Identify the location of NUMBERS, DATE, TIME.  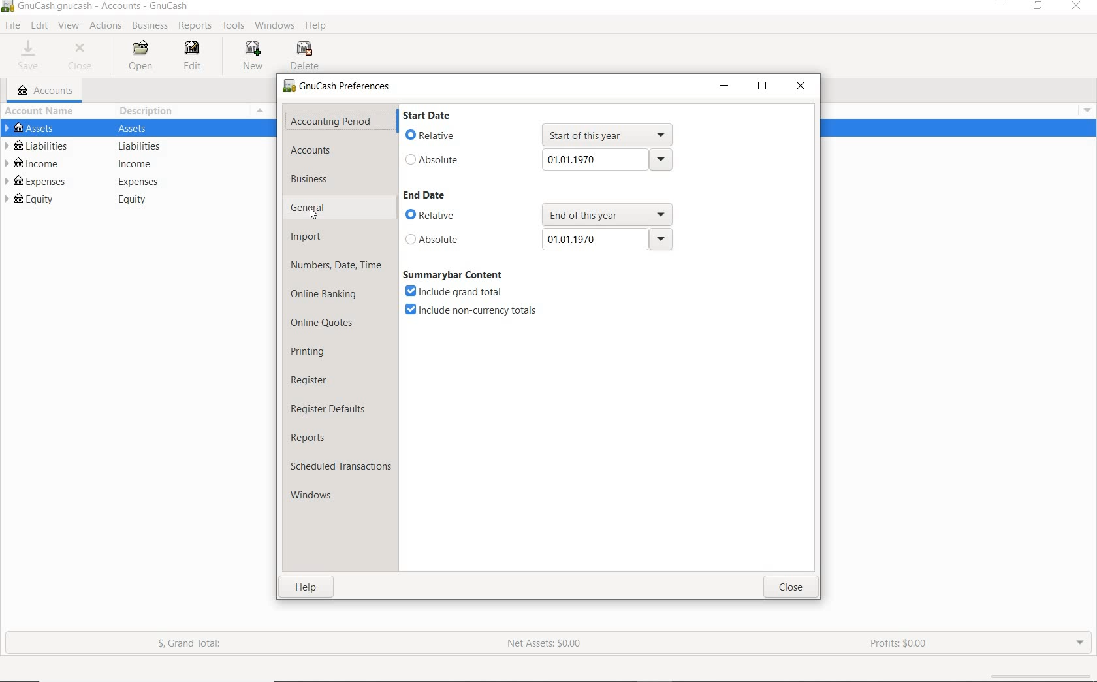
(338, 267).